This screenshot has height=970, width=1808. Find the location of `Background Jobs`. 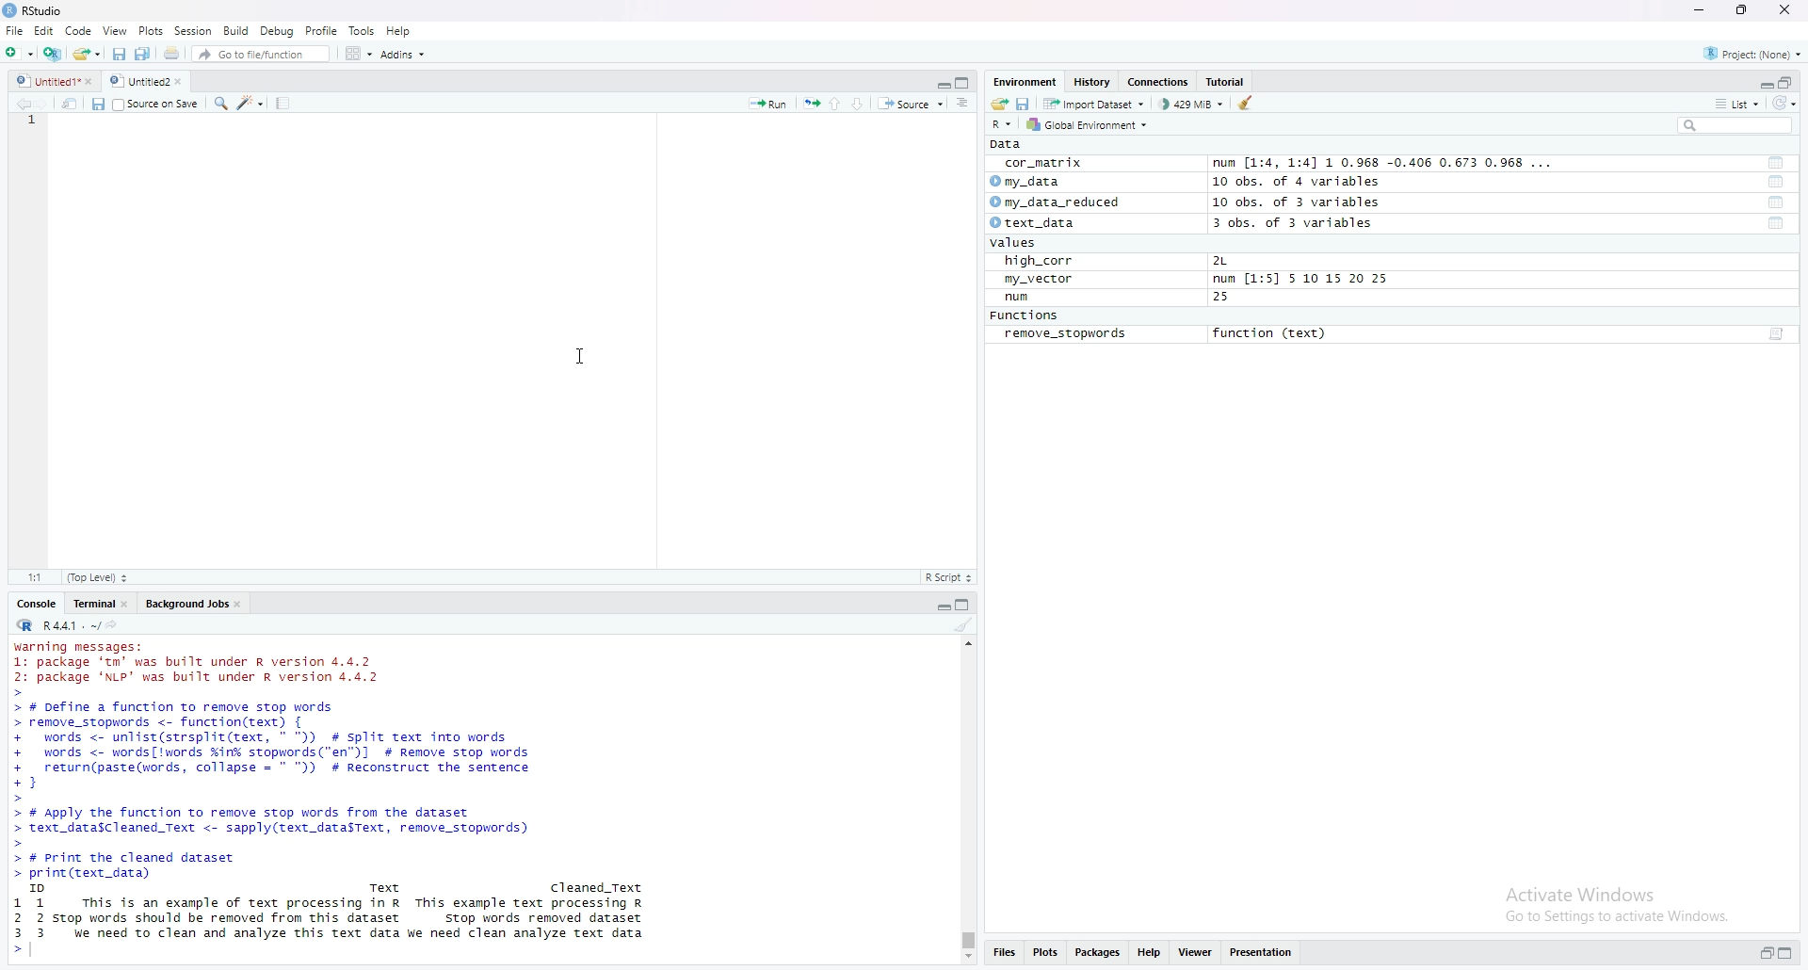

Background Jobs is located at coordinates (192, 605).